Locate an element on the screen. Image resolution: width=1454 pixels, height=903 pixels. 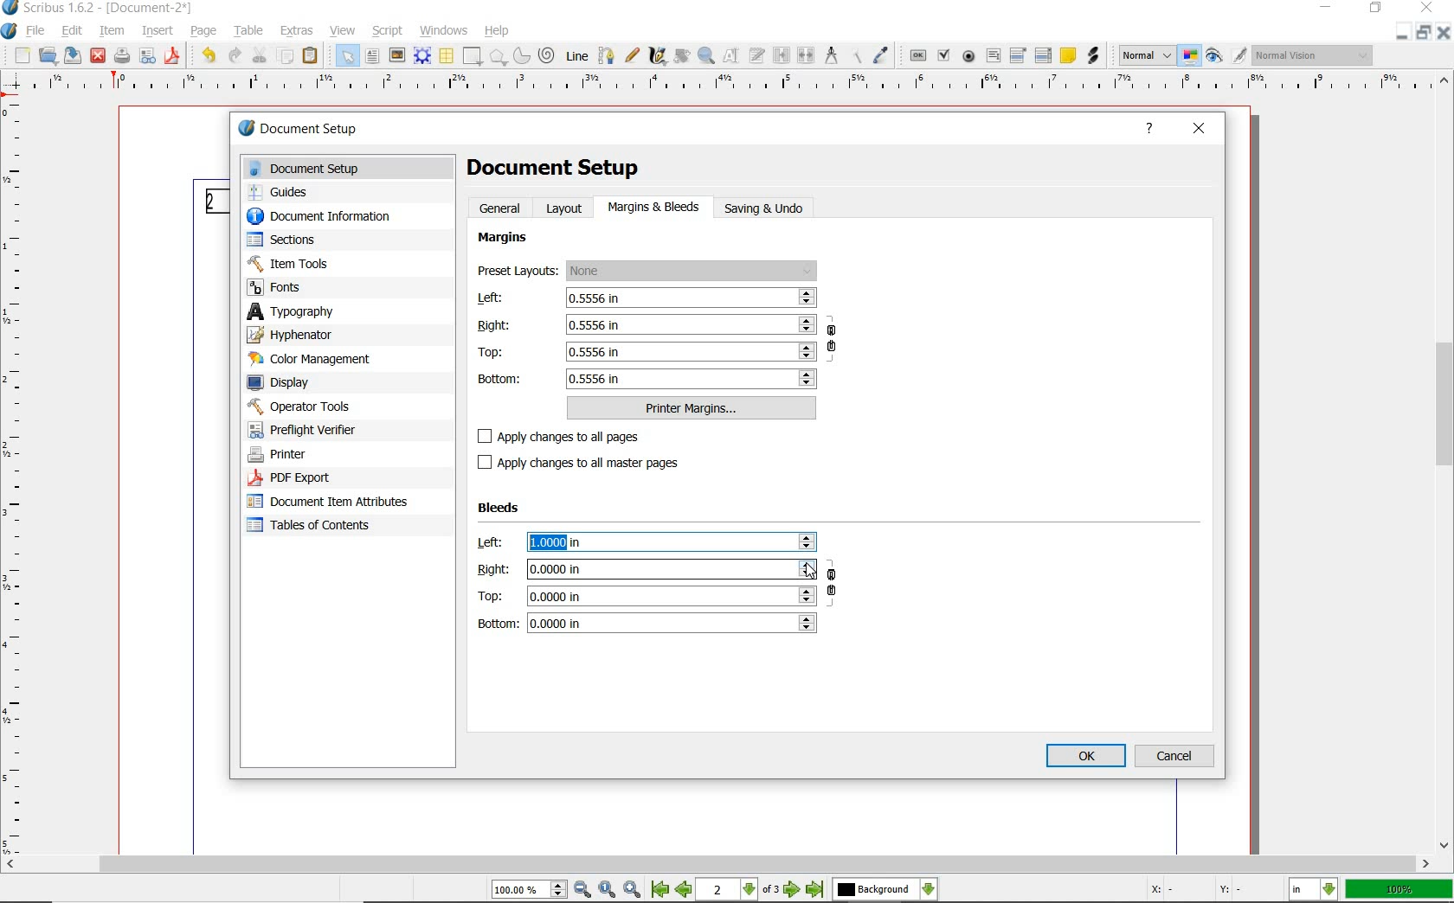
restore is located at coordinates (1375, 10).